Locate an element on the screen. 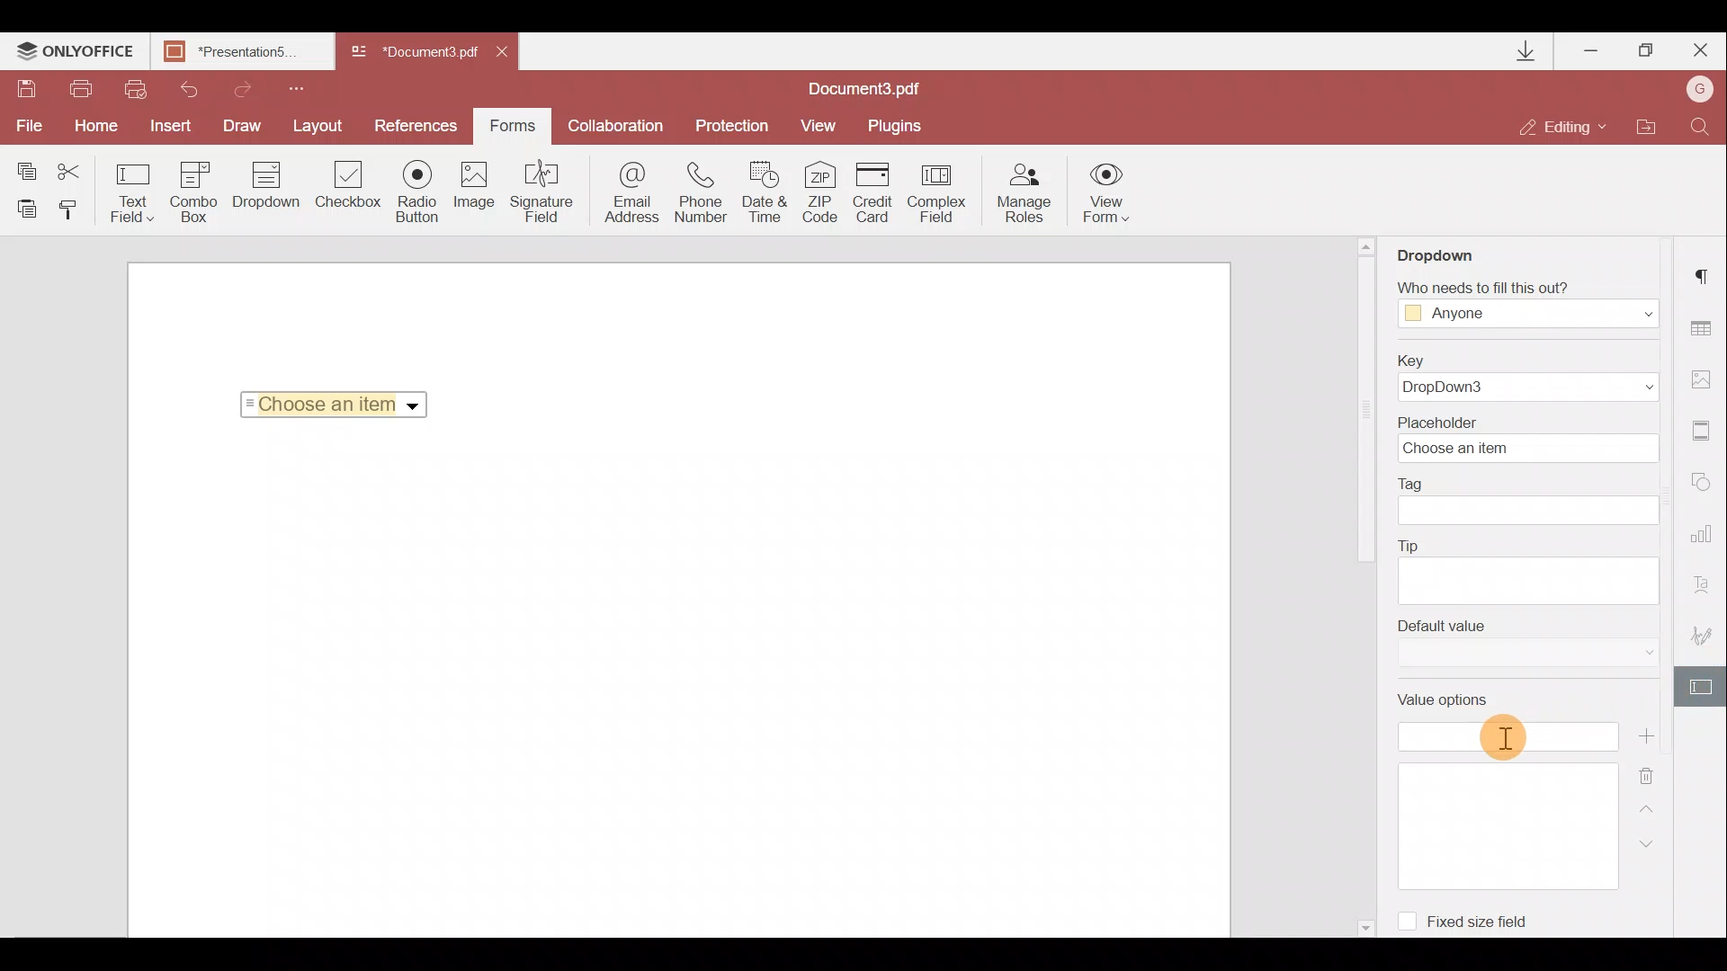 This screenshot has height=971, width=1727. View is located at coordinates (824, 126).